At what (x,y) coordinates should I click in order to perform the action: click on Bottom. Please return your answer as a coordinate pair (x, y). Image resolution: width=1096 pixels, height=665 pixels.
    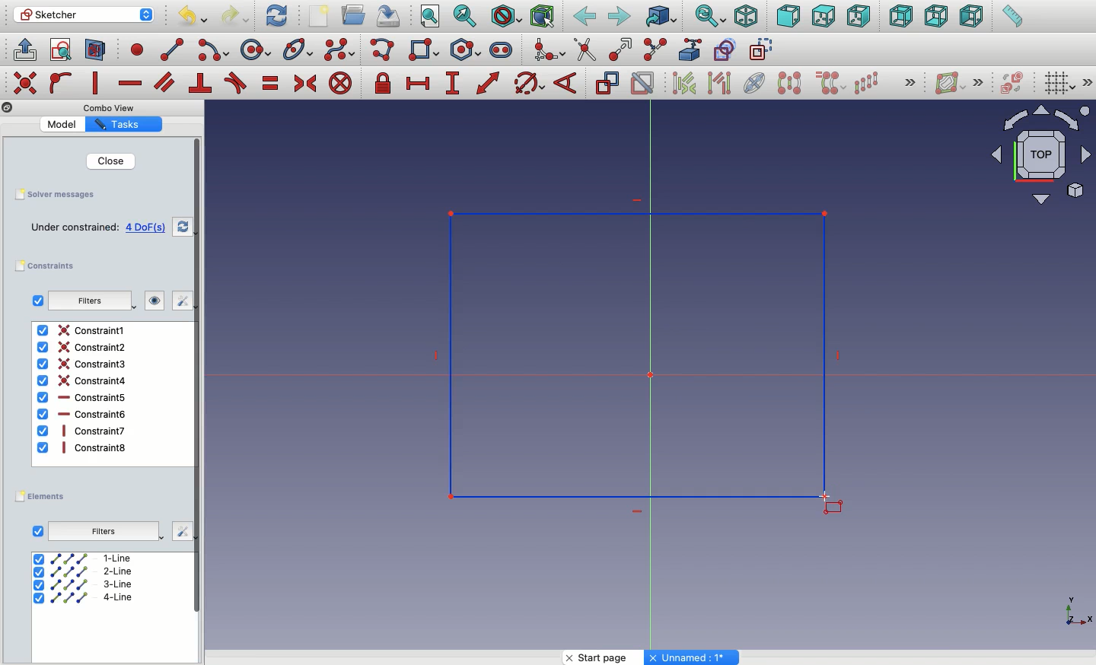
    Looking at the image, I should click on (935, 17).